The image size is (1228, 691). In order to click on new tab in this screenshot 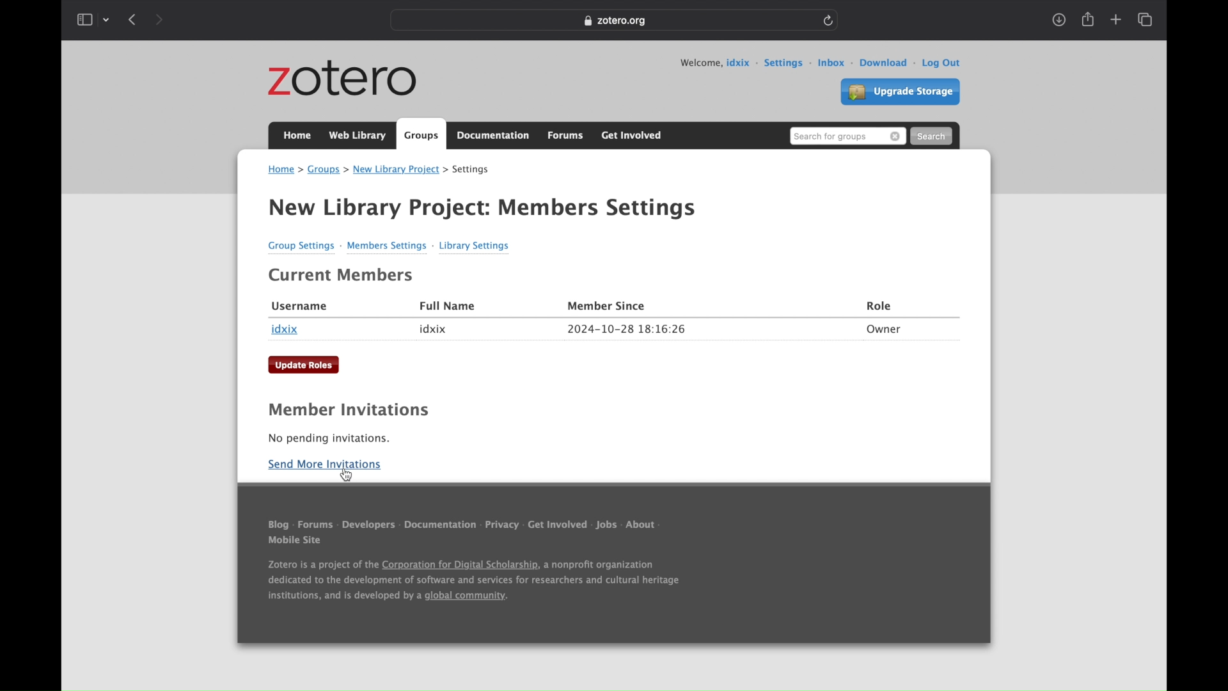, I will do `click(1115, 20)`.